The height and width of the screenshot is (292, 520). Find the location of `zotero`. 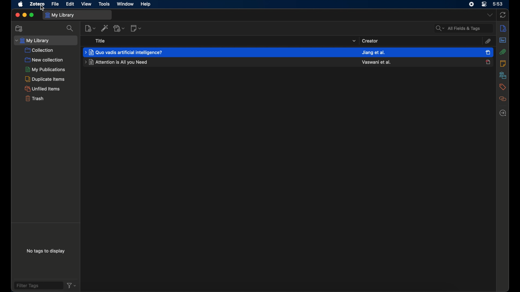

zotero is located at coordinates (38, 4).